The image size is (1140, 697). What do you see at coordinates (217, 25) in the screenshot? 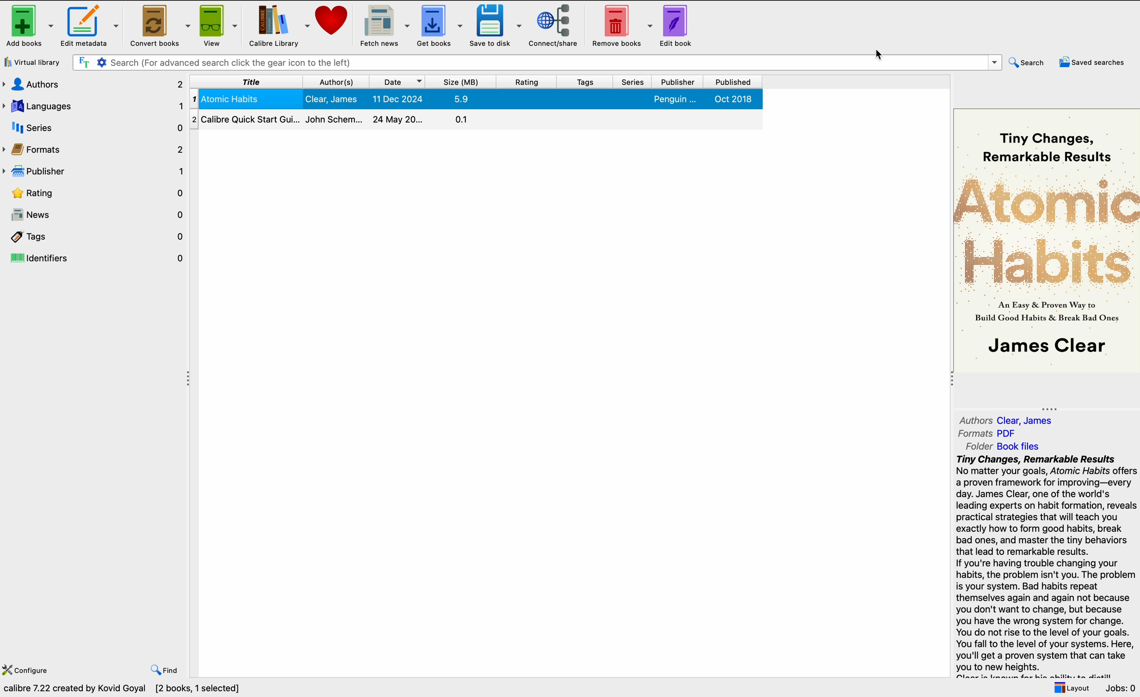
I see `view` at bounding box center [217, 25].